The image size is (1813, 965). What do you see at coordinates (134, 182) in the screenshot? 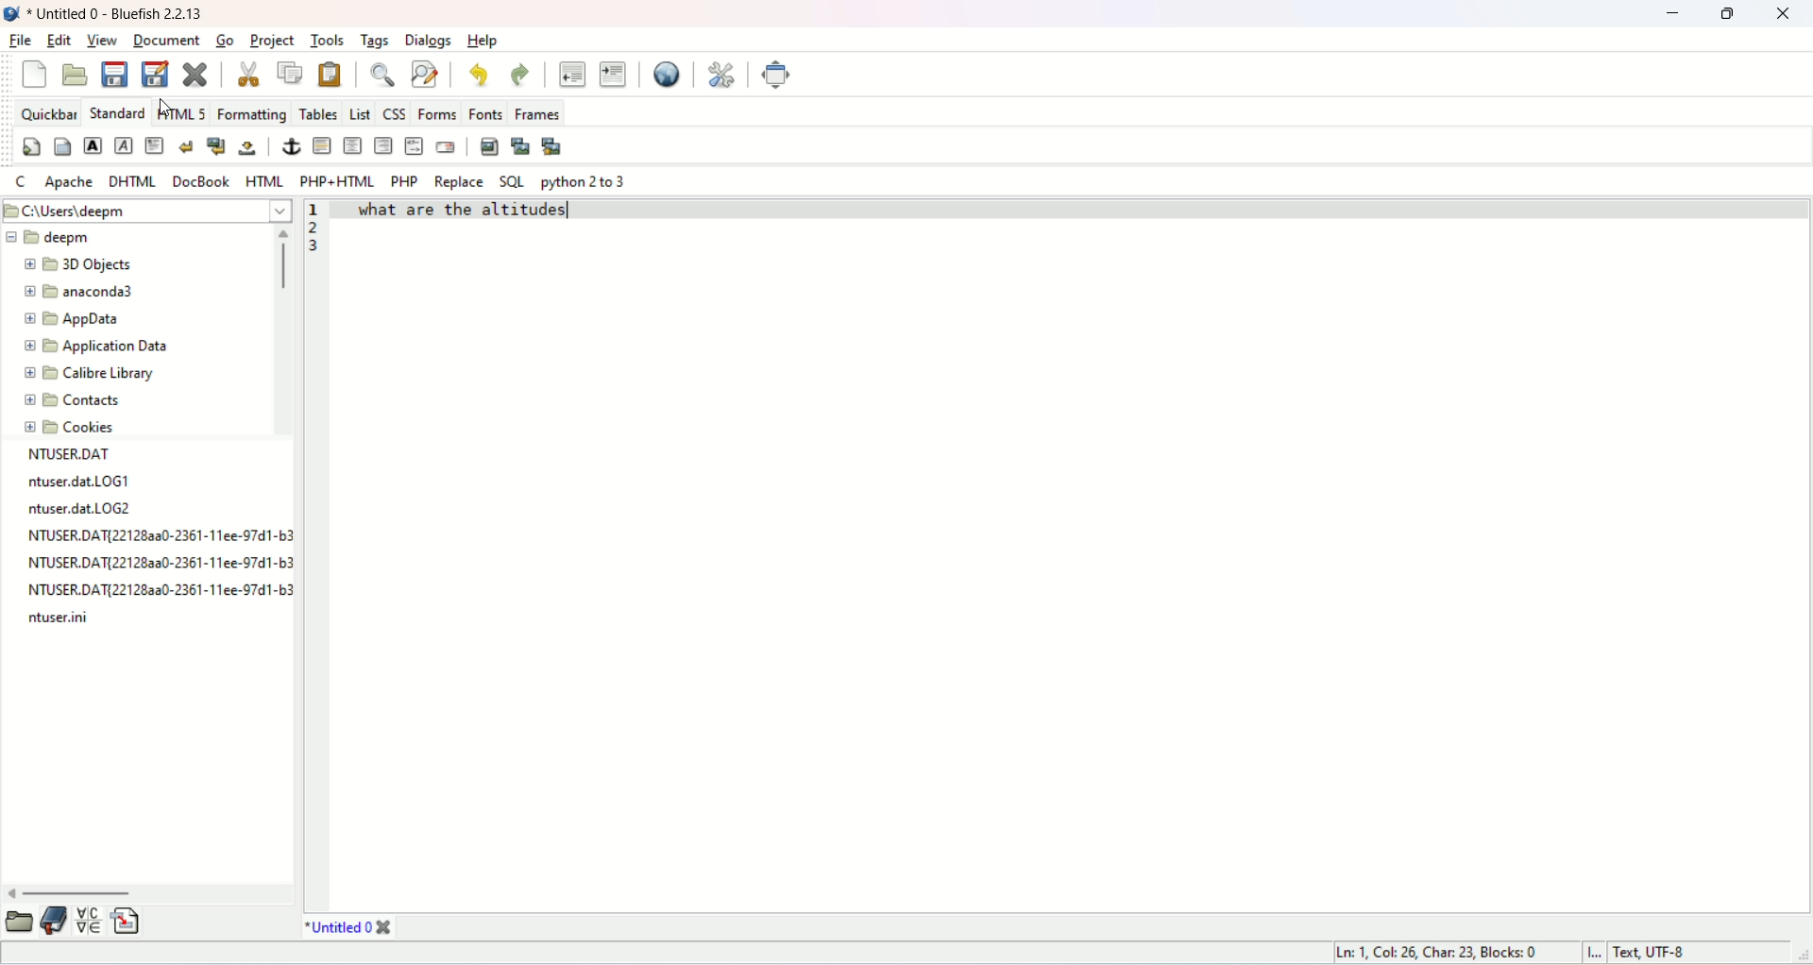
I see `DHTML` at bounding box center [134, 182].